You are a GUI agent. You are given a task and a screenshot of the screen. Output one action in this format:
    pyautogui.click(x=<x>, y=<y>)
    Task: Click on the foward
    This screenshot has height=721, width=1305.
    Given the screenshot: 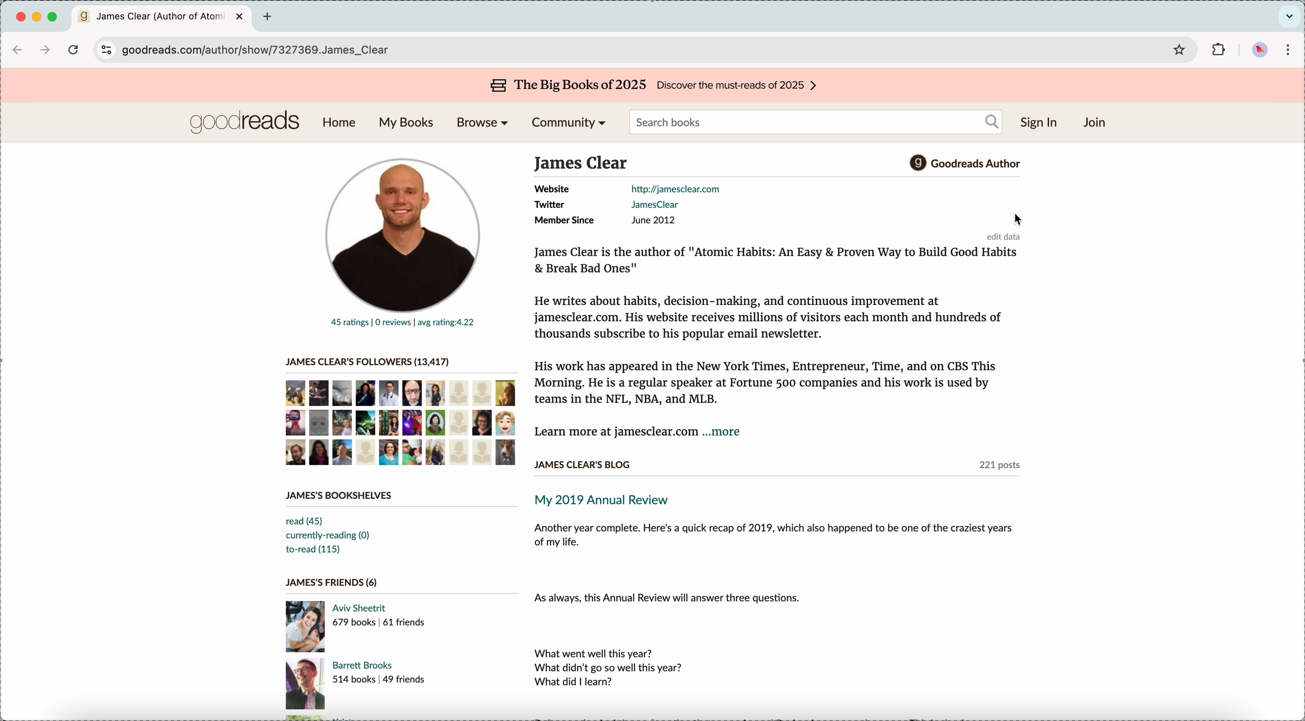 What is the action you would take?
    pyautogui.click(x=46, y=51)
    